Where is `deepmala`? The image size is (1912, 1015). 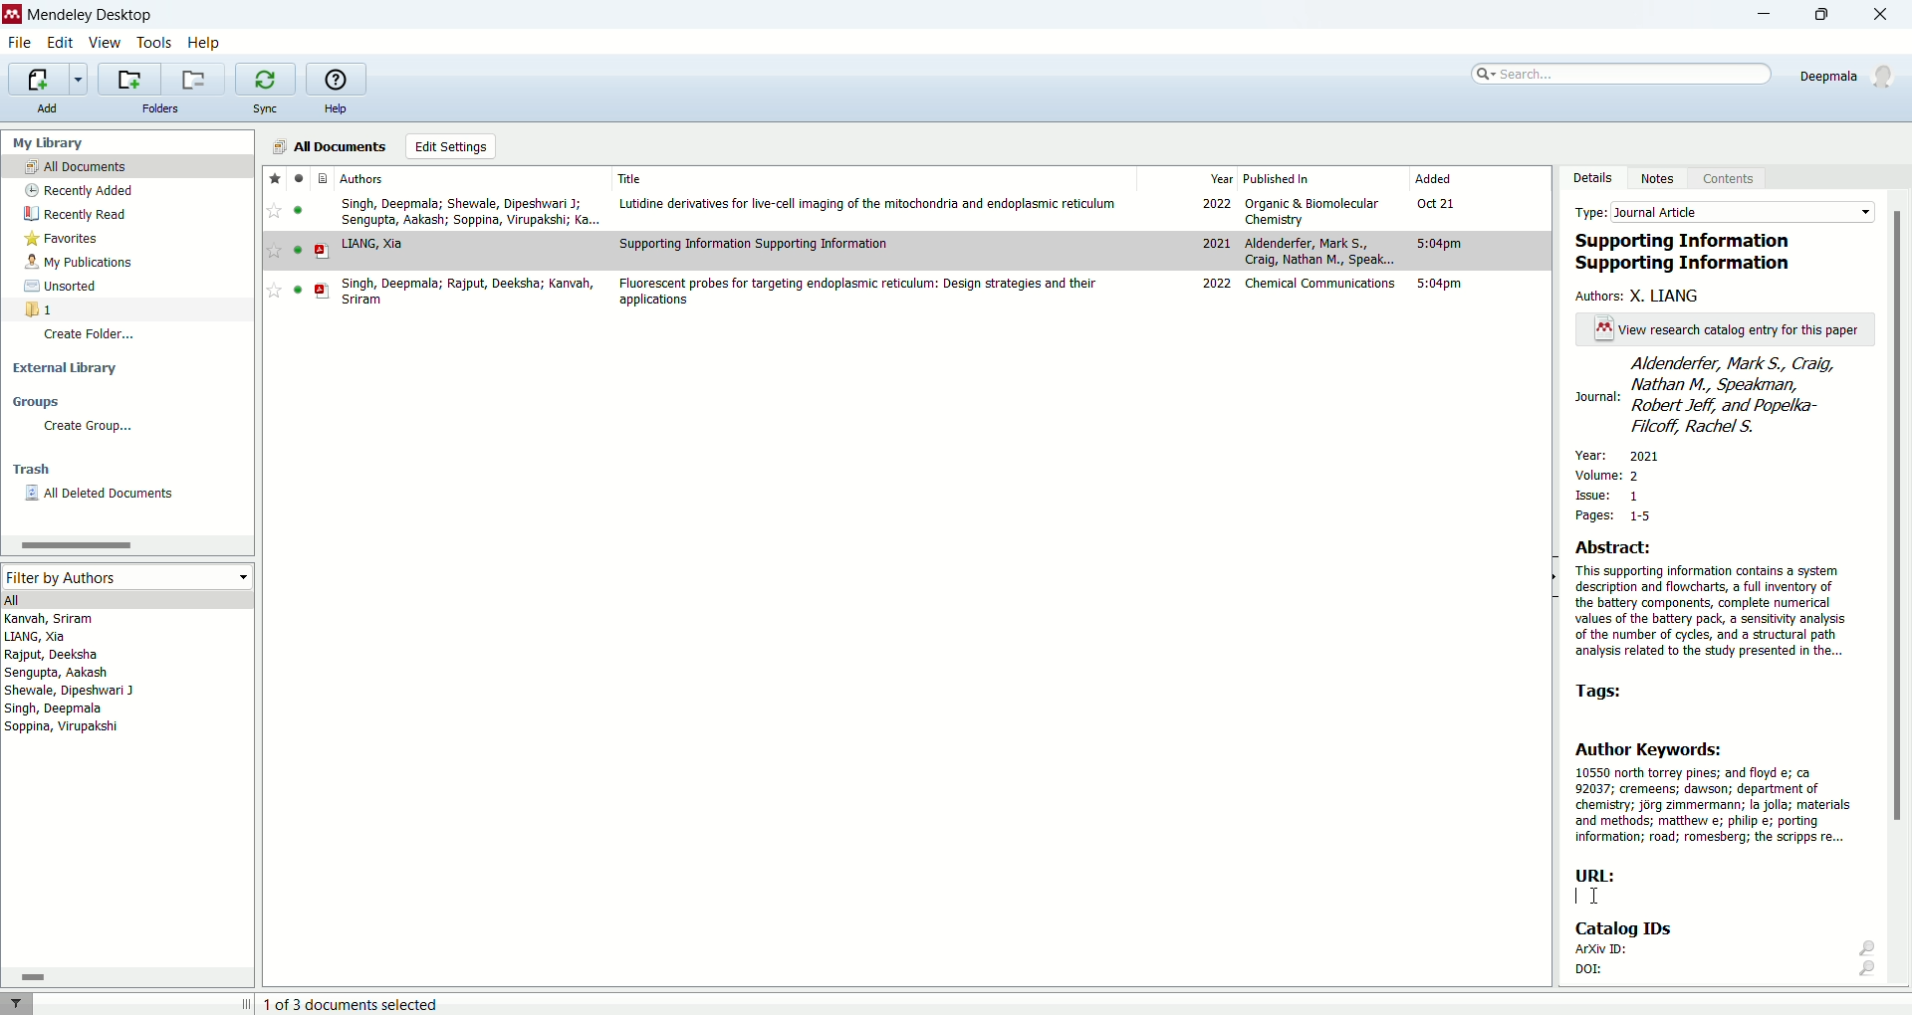 deepmala is located at coordinates (1851, 80).